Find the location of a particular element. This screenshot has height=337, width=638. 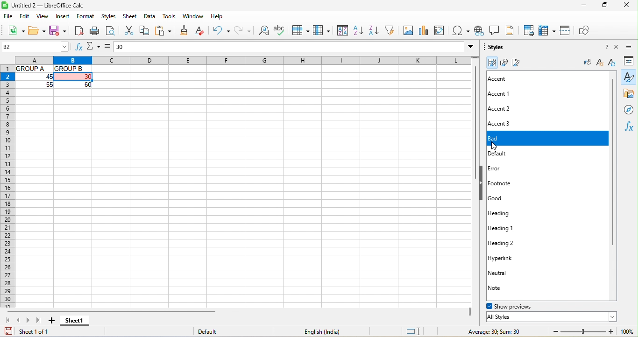

special character is located at coordinates (461, 30).